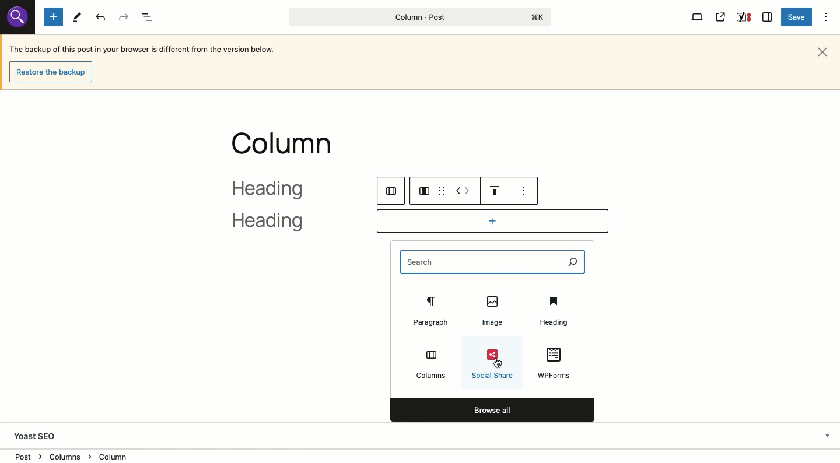 The width and height of the screenshot is (840, 463). Describe the element at coordinates (143, 51) in the screenshot. I see `The backup of this post in your browser is different from the version below.` at that location.